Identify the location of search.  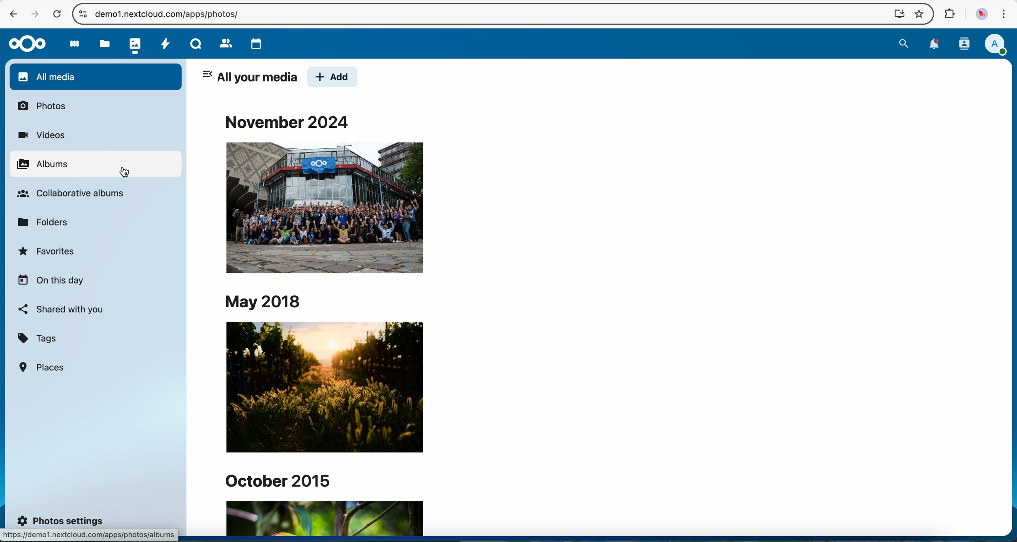
(903, 42).